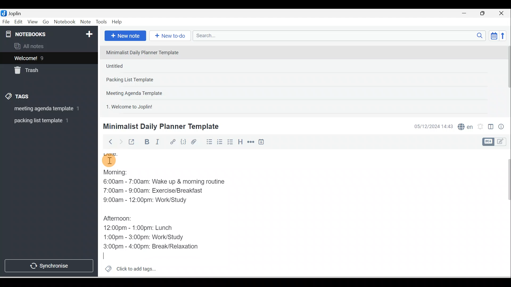 This screenshot has width=511, height=287. What do you see at coordinates (132, 143) in the screenshot?
I see `Toggle external editing` at bounding box center [132, 143].